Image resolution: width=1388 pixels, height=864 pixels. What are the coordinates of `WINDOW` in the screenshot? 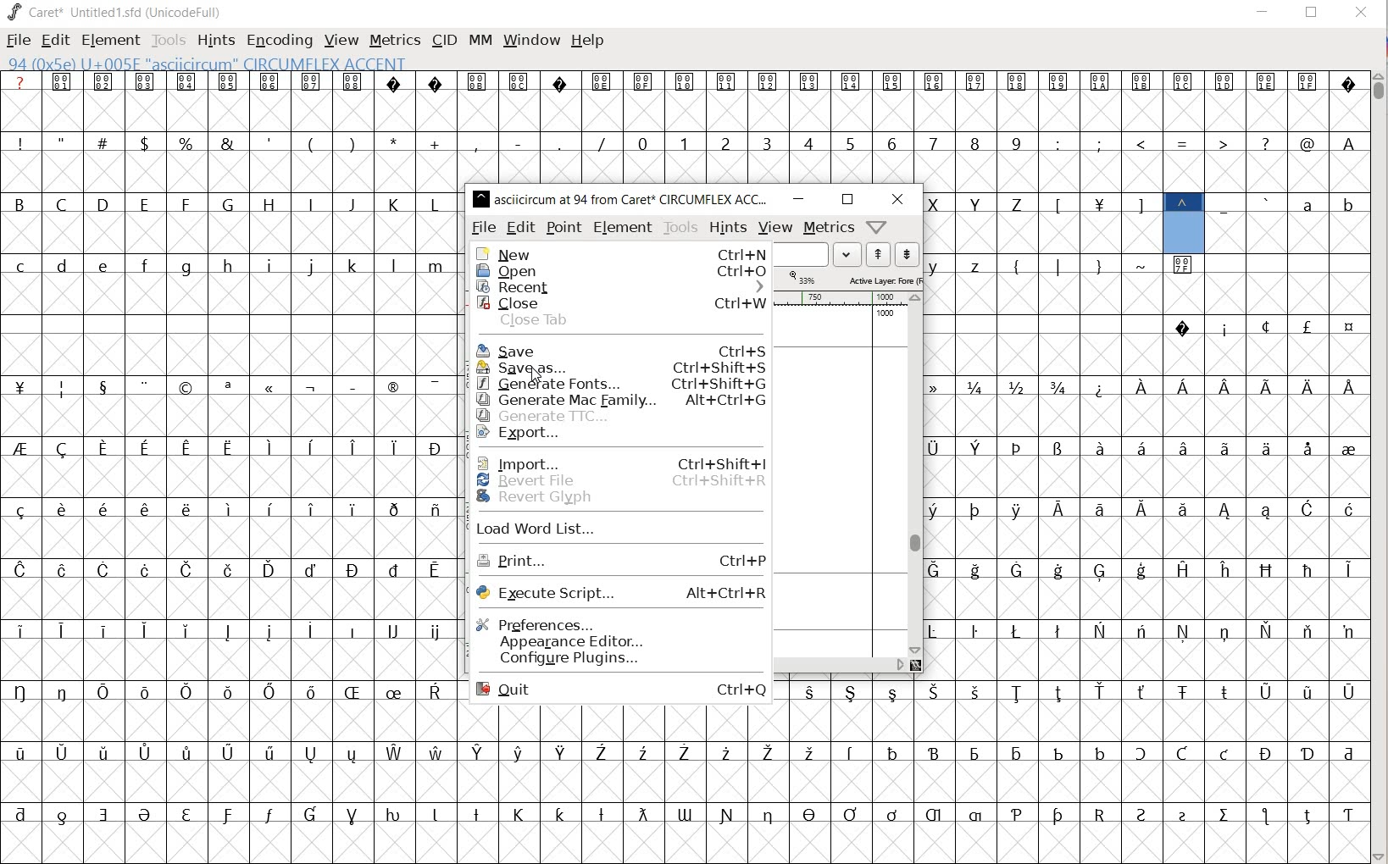 It's located at (530, 39).